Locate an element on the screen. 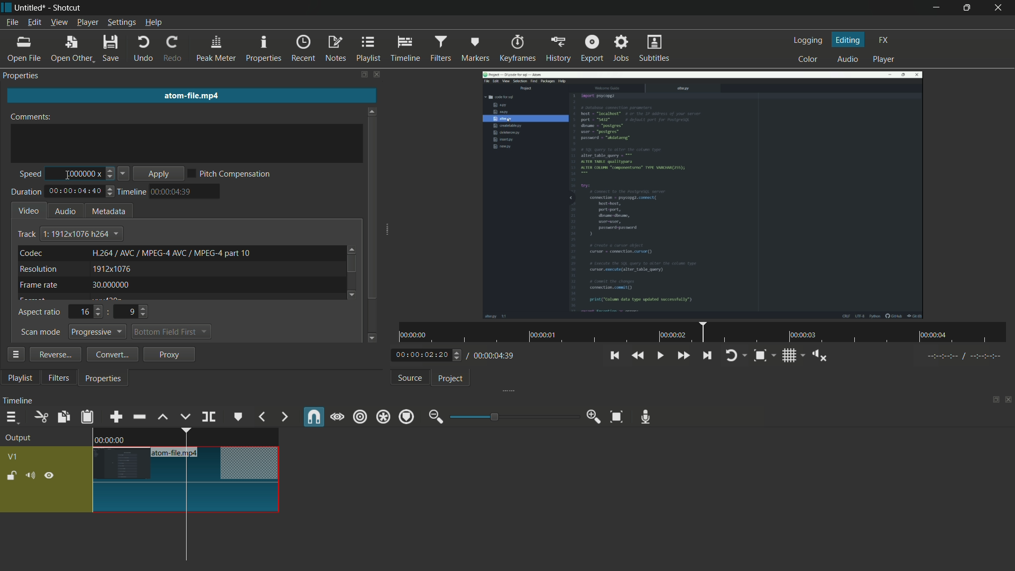 Image resolution: width=1015 pixels, height=571 pixels. next marker is located at coordinates (283, 417).